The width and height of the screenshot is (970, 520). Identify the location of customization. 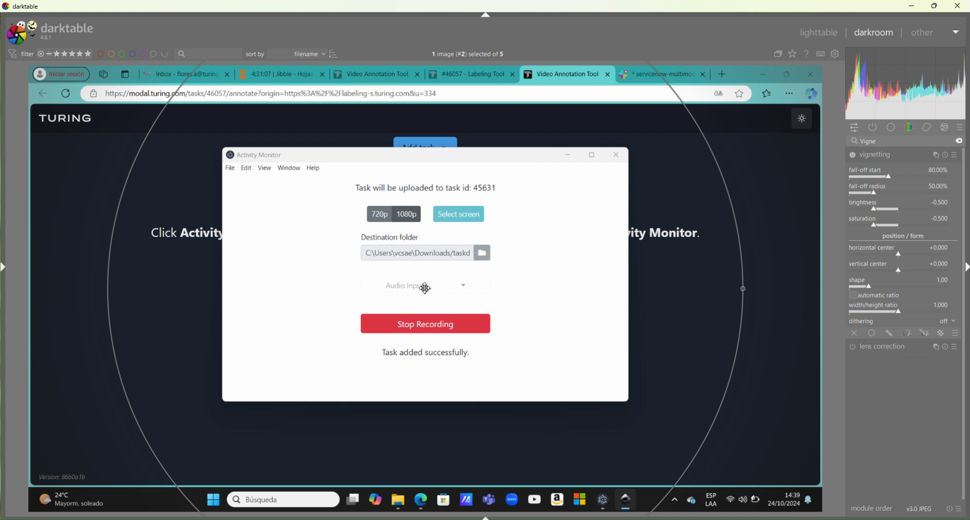
(907, 90).